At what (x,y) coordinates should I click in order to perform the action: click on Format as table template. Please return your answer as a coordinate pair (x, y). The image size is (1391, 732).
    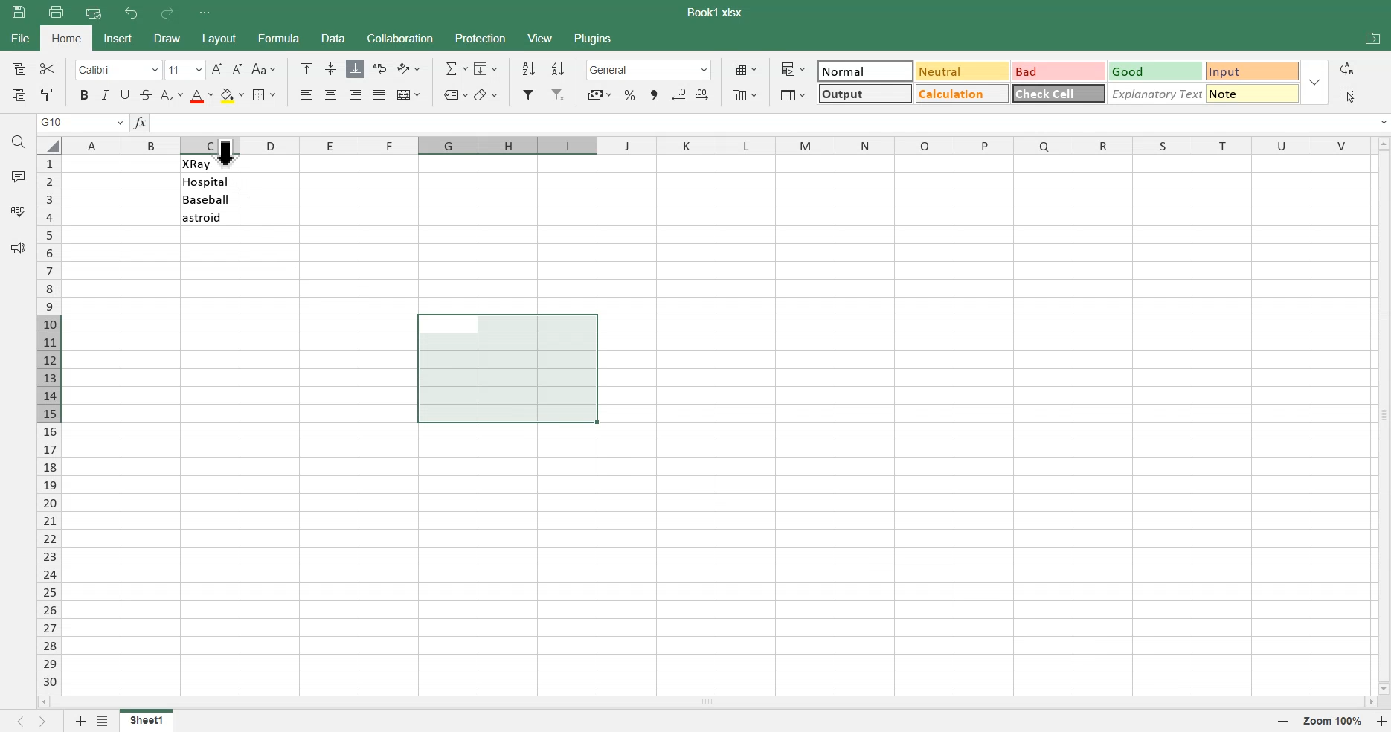
    Looking at the image, I should click on (791, 95).